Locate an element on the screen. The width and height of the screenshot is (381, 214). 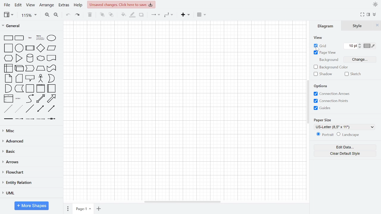
paralellogram is located at coordinates (51, 48).